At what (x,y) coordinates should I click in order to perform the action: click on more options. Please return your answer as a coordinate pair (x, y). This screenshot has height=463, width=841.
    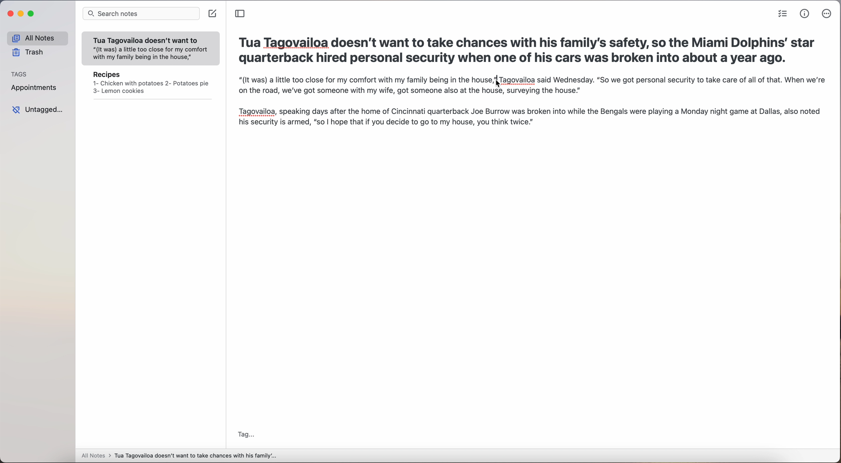
    Looking at the image, I should click on (827, 14).